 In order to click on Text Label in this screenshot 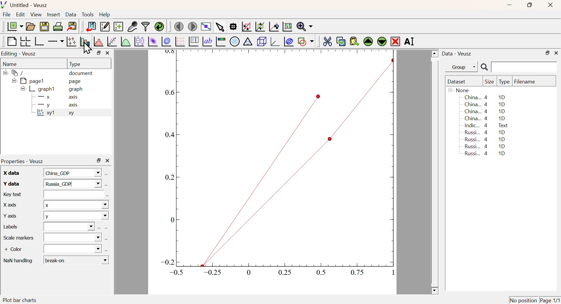, I will do `click(207, 42)`.